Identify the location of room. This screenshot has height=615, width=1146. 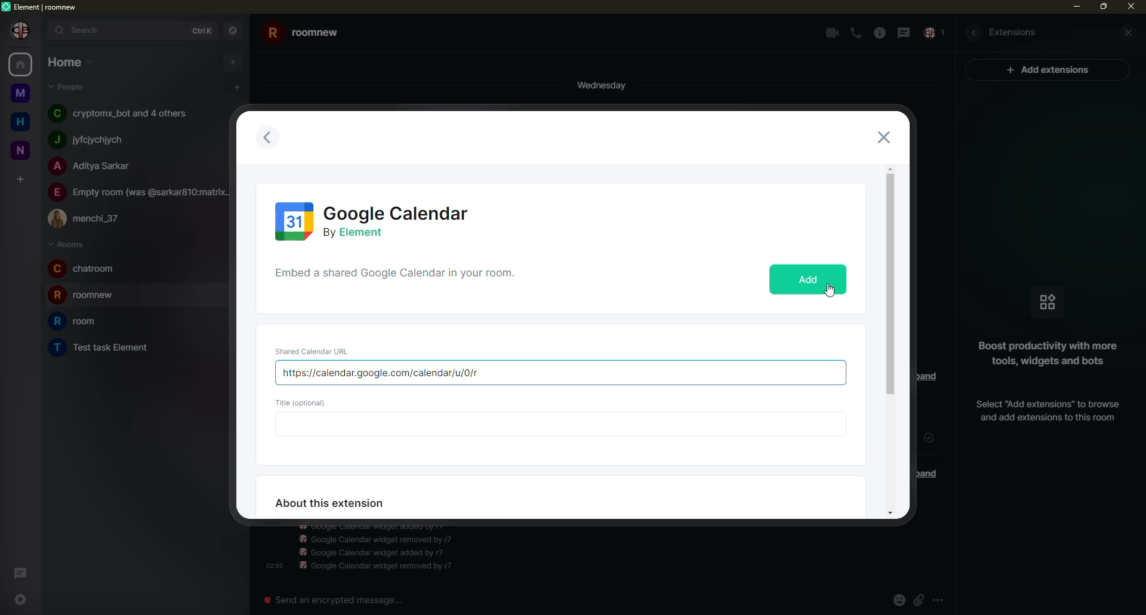
(303, 34).